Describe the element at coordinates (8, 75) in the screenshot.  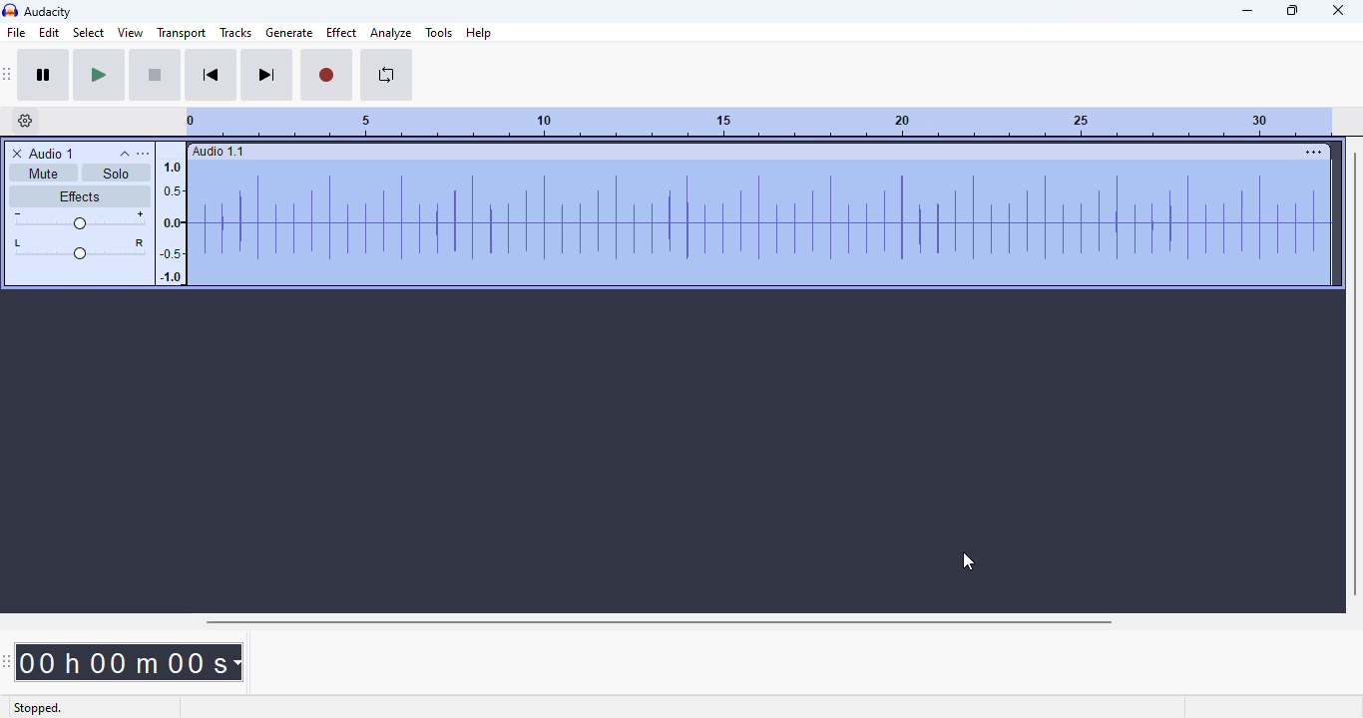
I see `audacity transport toolbar` at that location.